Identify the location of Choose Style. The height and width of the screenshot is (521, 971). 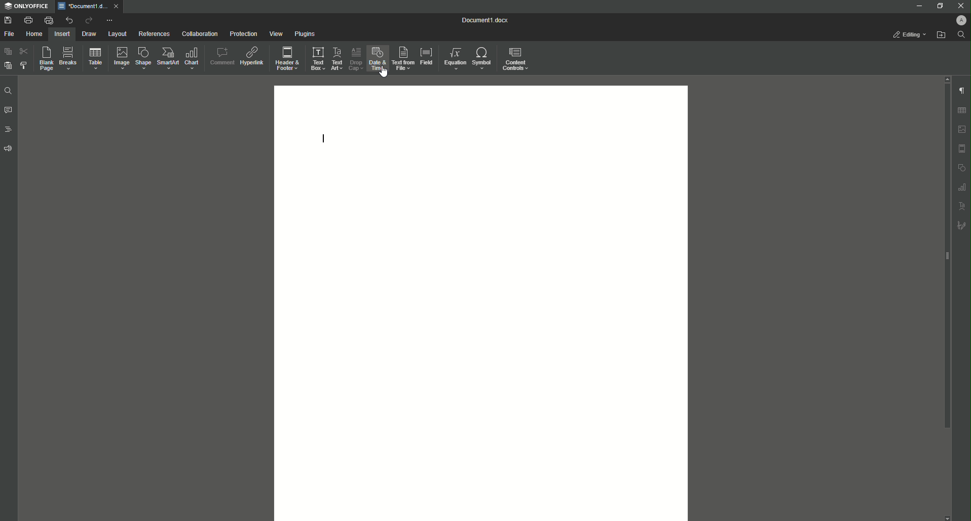
(24, 65).